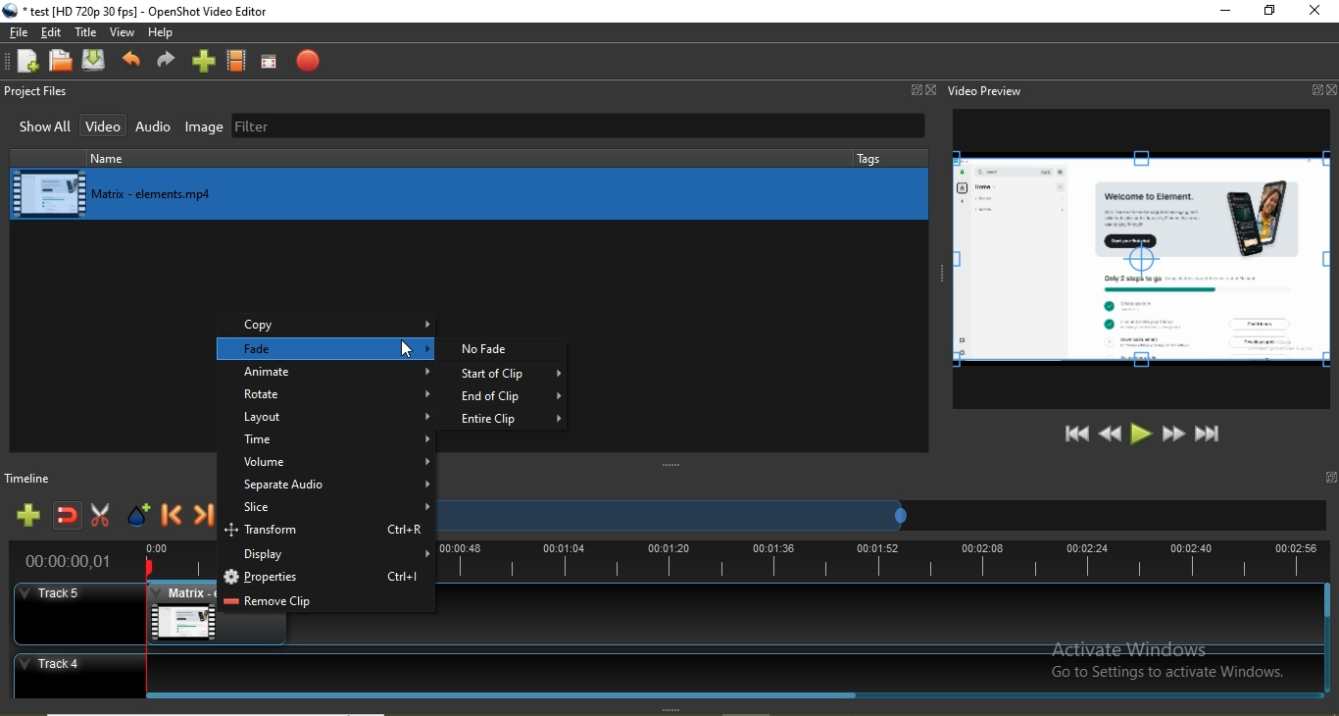  What do you see at coordinates (328, 324) in the screenshot?
I see `copy` at bounding box center [328, 324].